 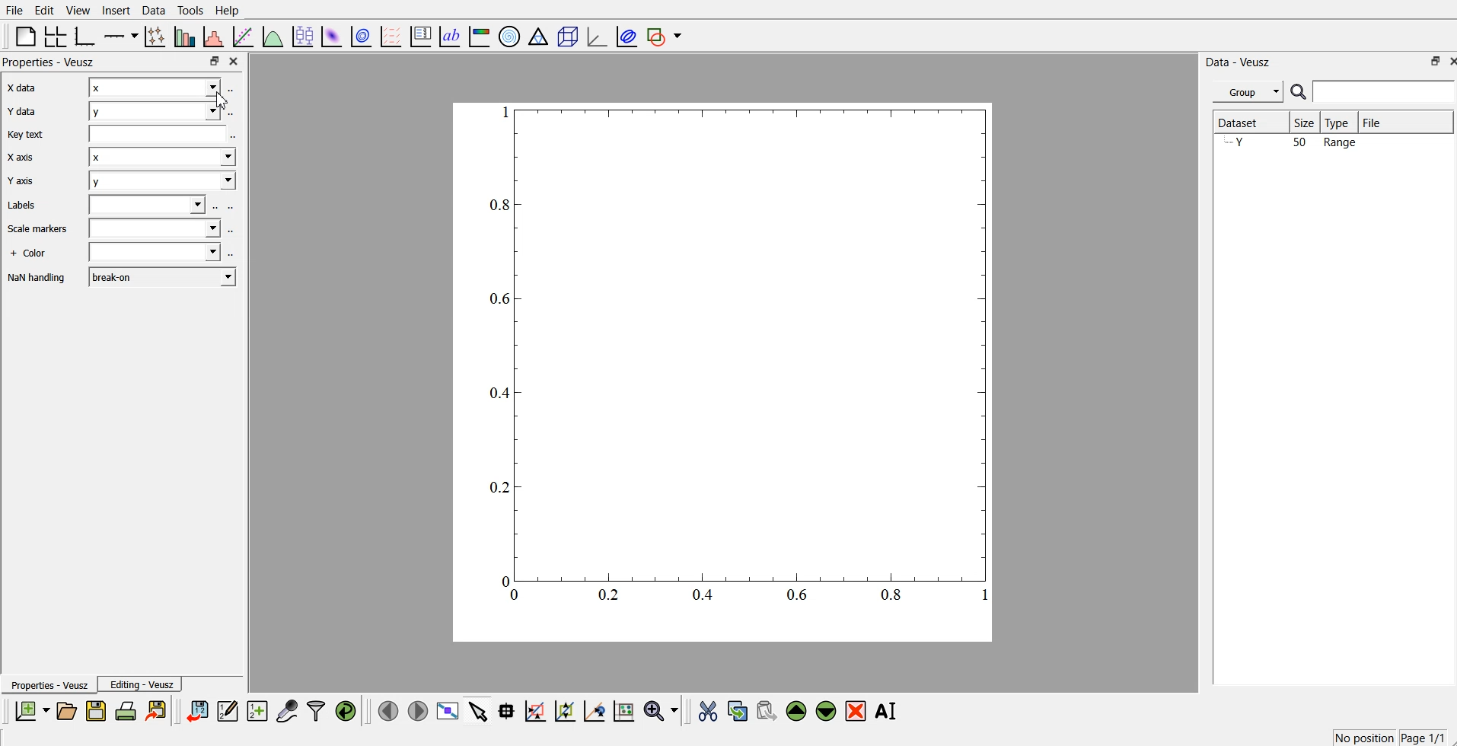 I want to click on export document, so click(x=157, y=712).